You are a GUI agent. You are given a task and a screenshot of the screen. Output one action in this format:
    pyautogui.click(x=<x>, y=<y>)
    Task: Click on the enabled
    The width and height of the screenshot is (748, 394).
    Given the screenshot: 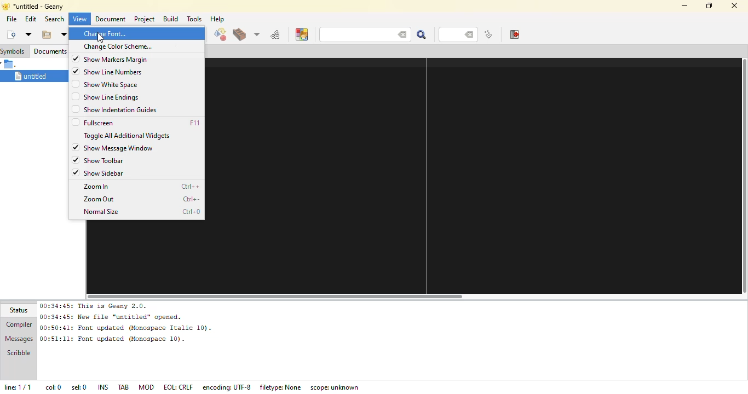 What is the action you would take?
    pyautogui.click(x=76, y=71)
    